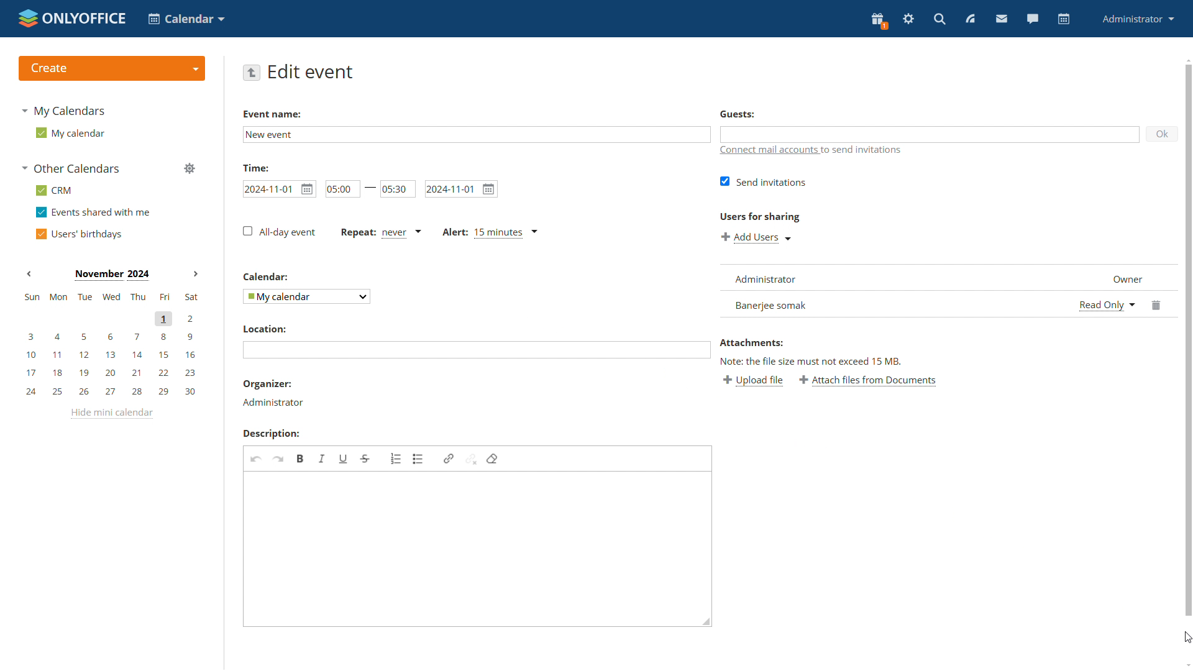 This screenshot has width=1193, height=671. What do you see at coordinates (365, 459) in the screenshot?
I see `strikethrough` at bounding box center [365, 459].